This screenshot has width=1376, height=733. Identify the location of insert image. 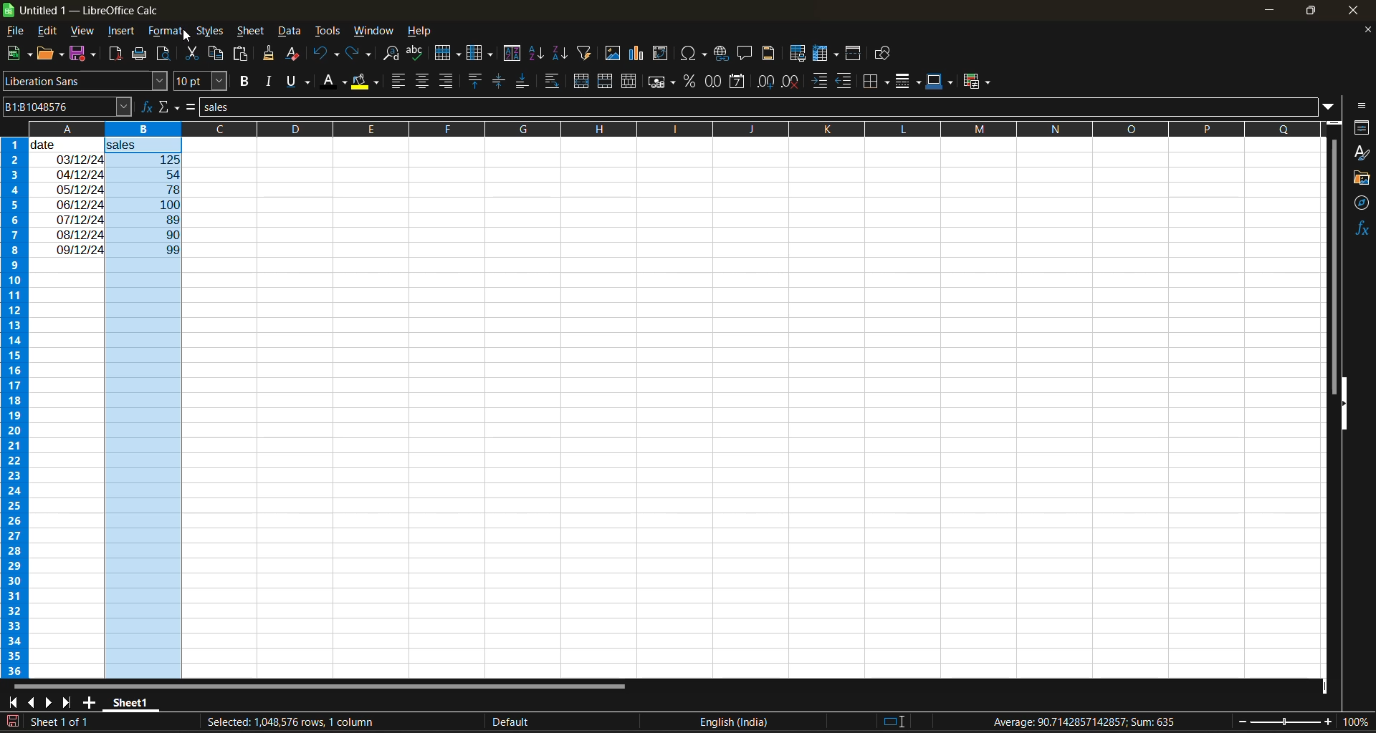
(615, 54).